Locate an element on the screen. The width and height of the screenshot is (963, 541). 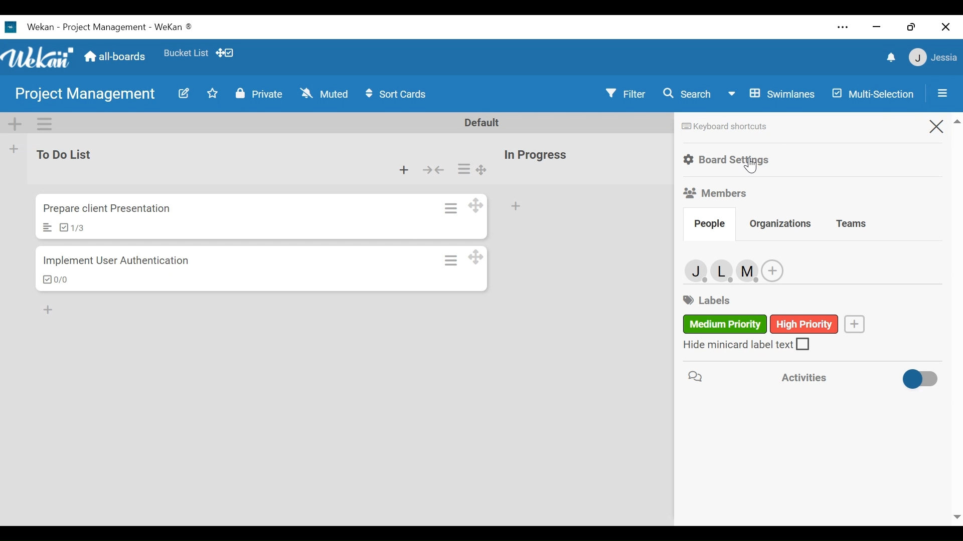
Board Title is located at coordinates (87, 96).